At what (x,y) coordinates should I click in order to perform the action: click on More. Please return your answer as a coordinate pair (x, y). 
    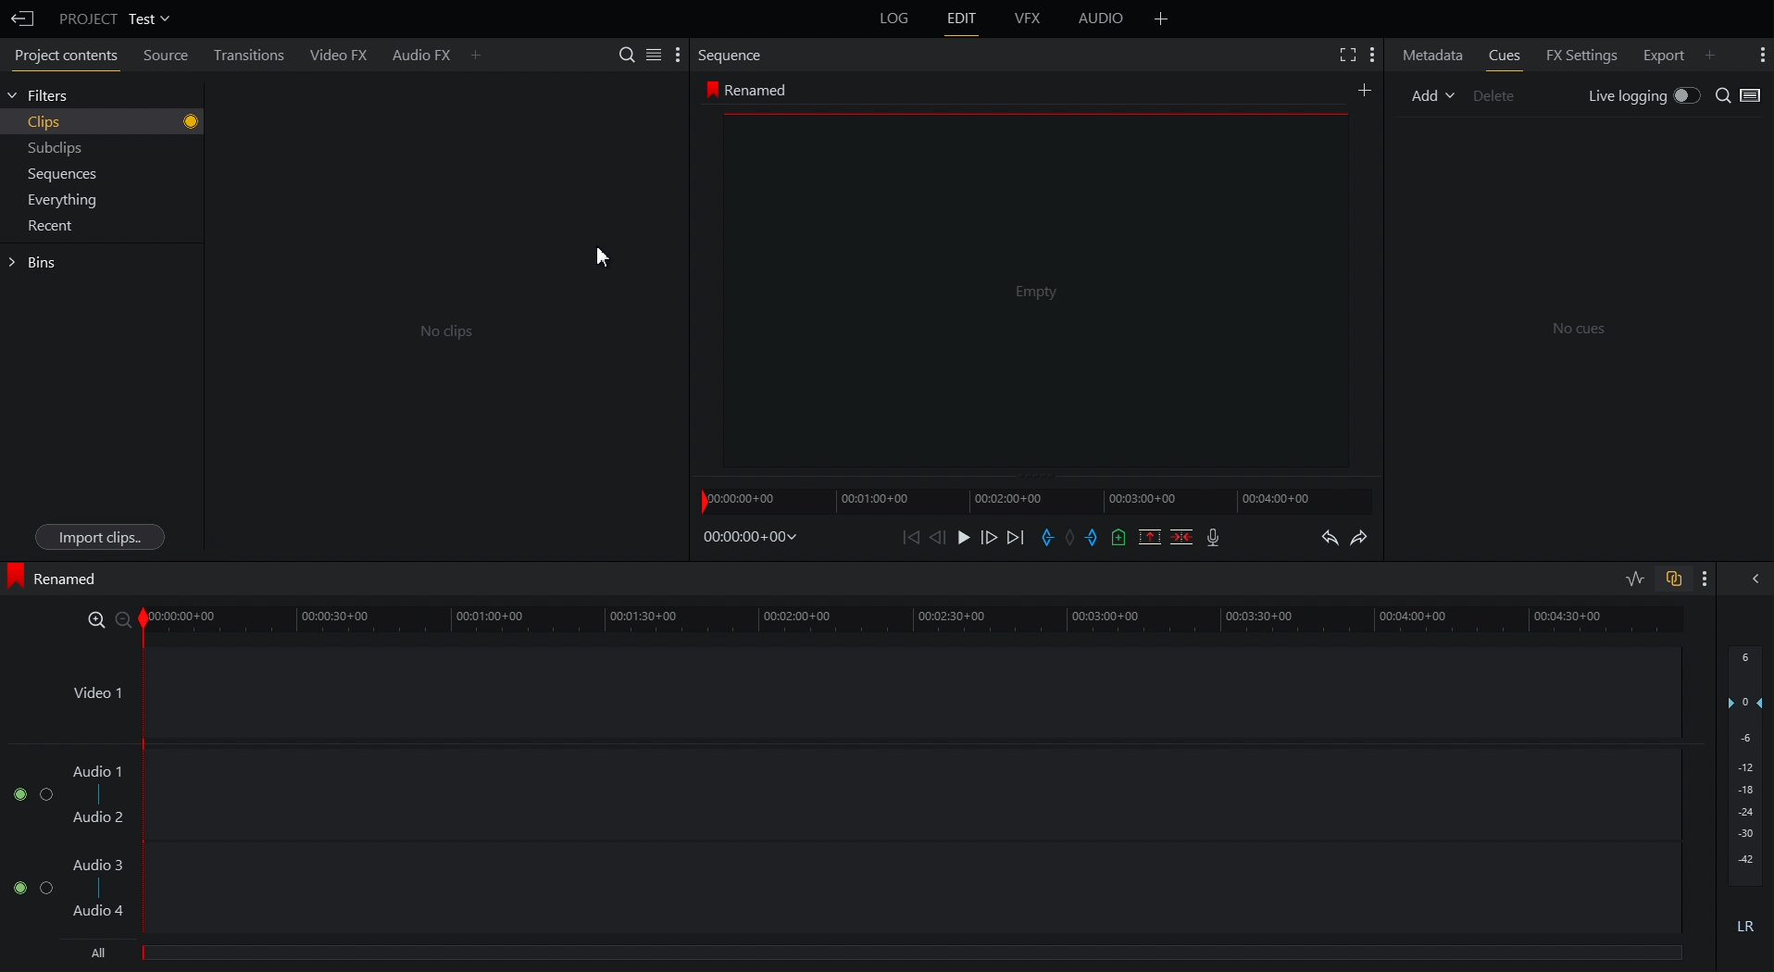
    Looking at the image, I should click on (1712, 578).